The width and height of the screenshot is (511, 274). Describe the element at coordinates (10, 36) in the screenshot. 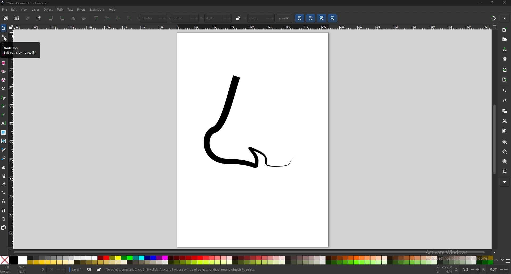

I see `vertical scale` at that location.